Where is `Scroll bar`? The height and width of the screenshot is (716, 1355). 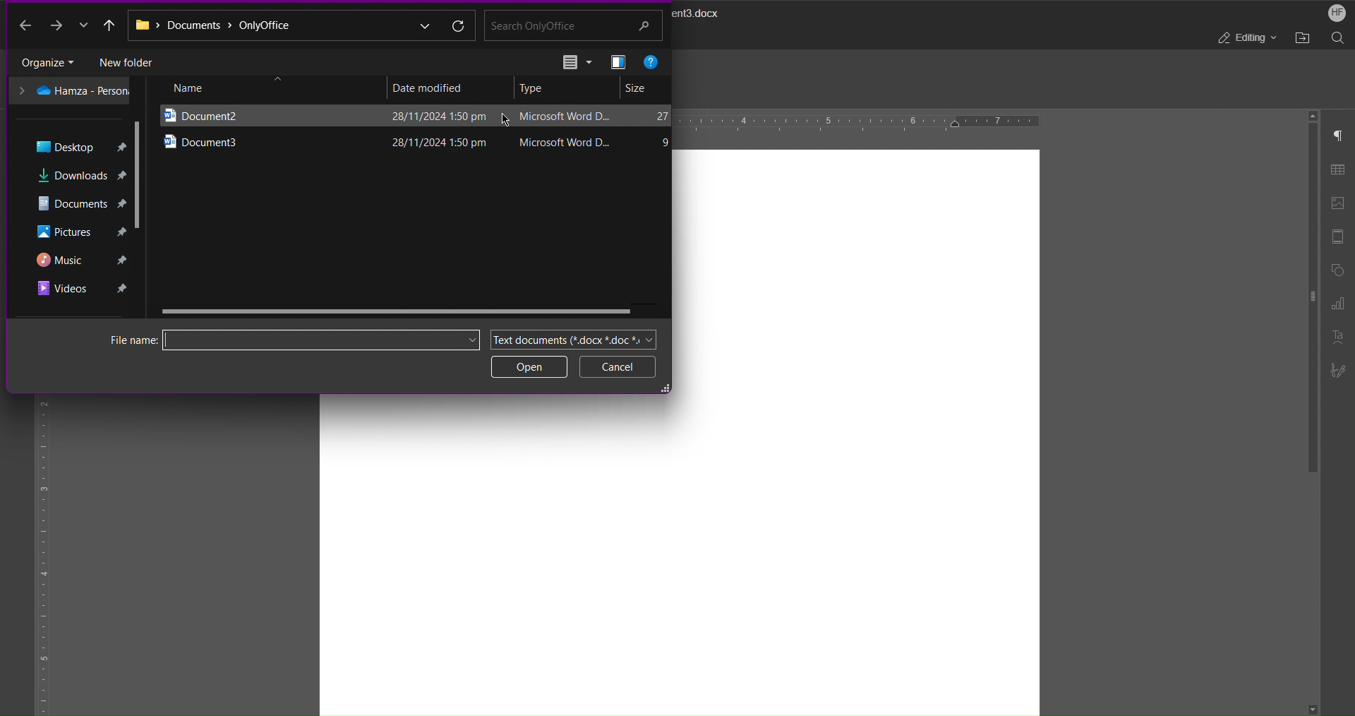 Scroll bar is located at coordinates (1307, 306).